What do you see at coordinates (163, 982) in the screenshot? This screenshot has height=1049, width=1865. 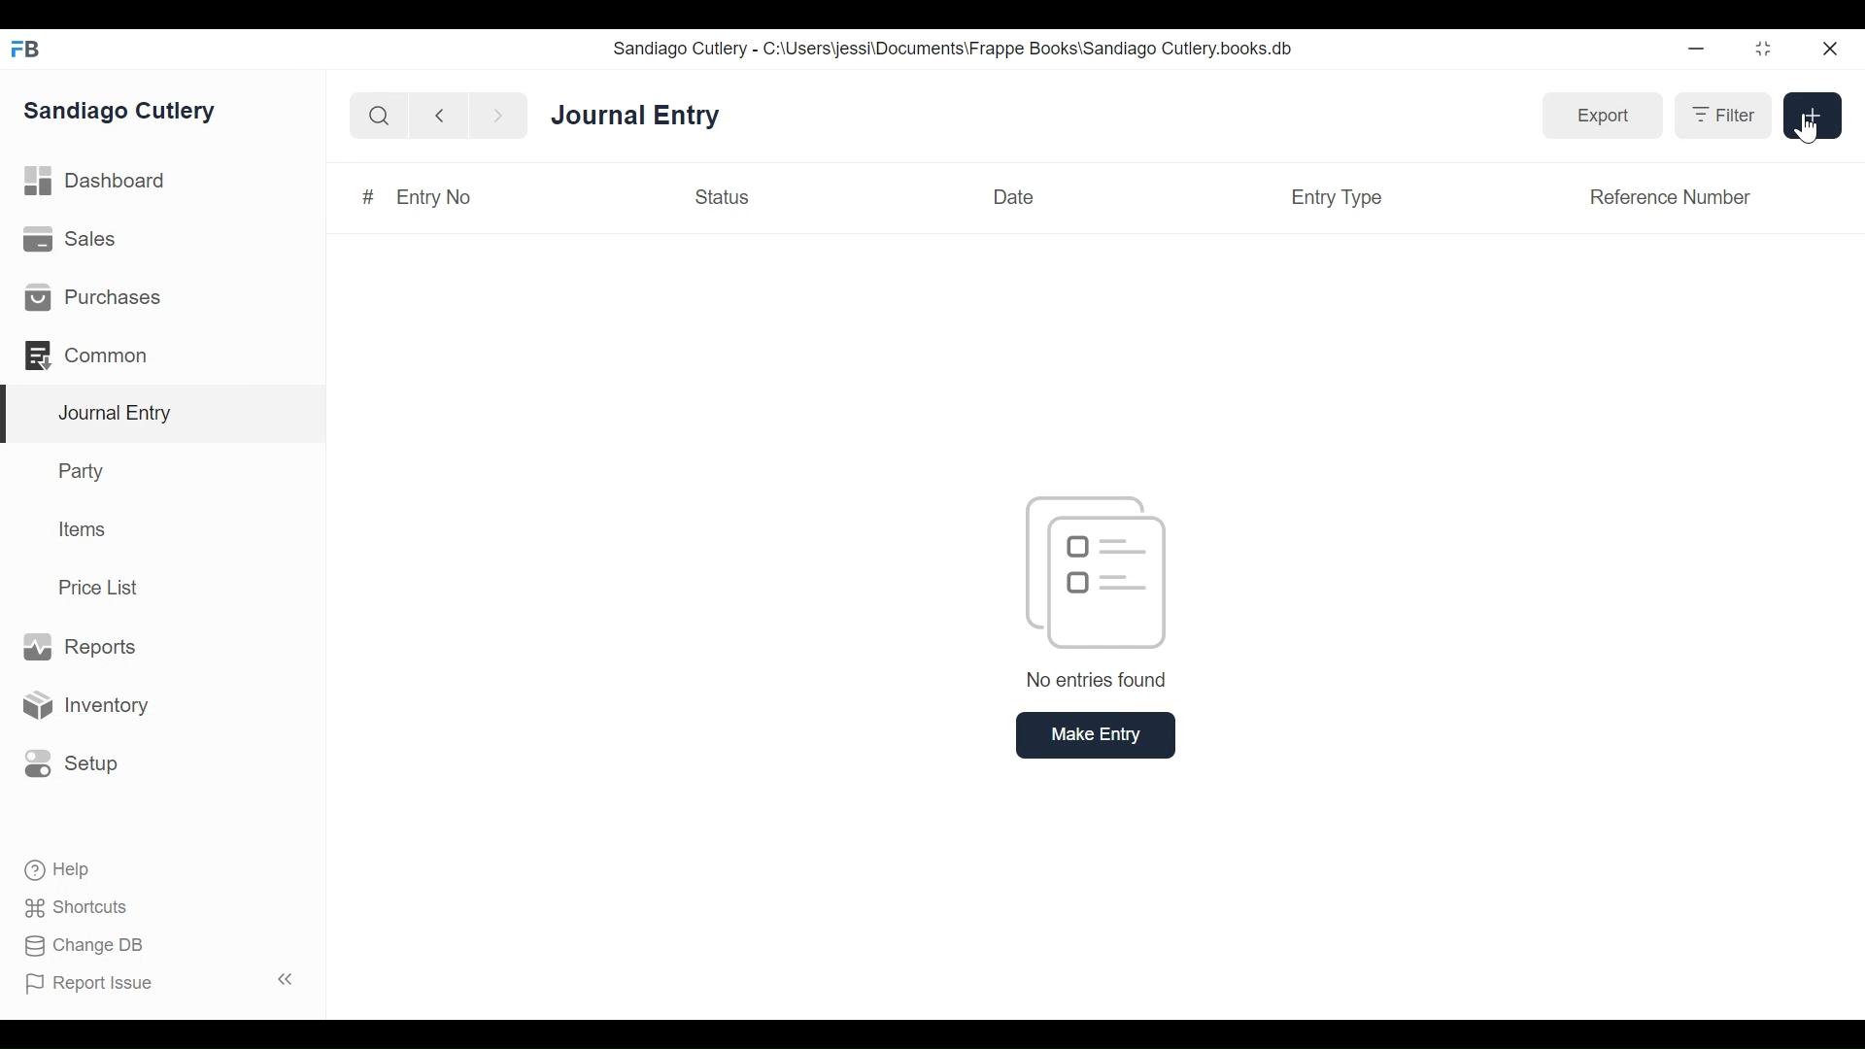 I see `Report Issue` at bounding box center [163, 982].